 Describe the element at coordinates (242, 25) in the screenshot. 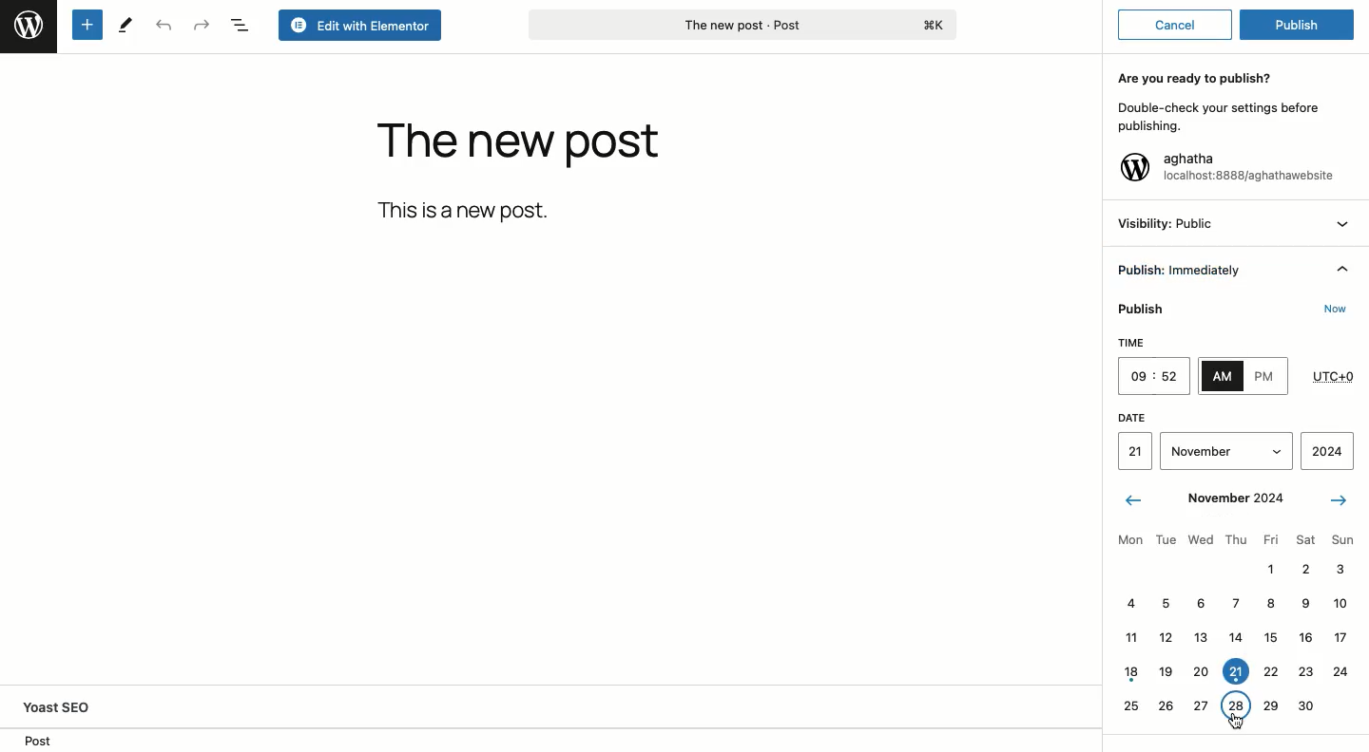

I see `Document overview` at that location.